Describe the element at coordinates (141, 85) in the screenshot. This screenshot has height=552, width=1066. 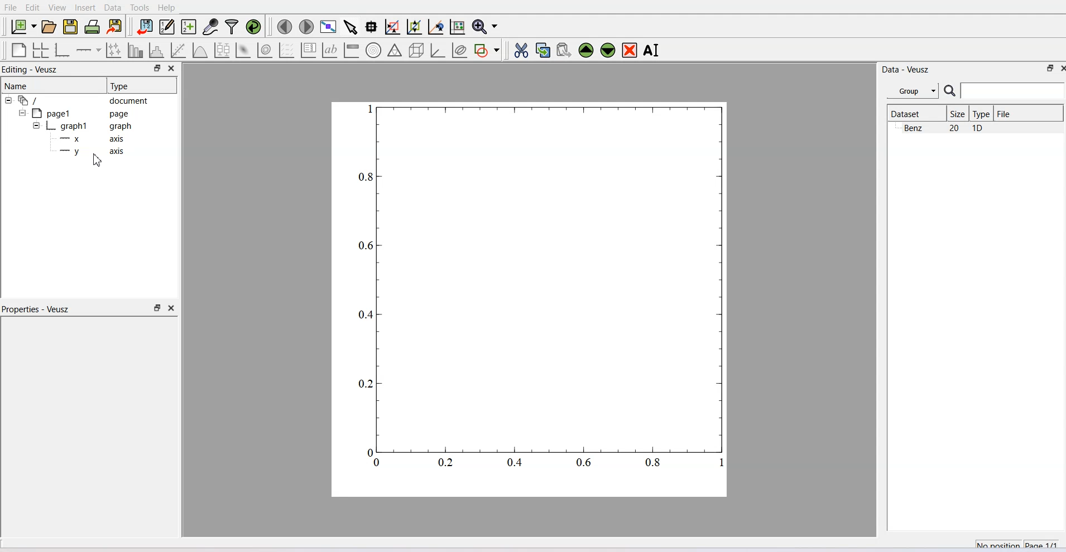
I see `Type` at that location.